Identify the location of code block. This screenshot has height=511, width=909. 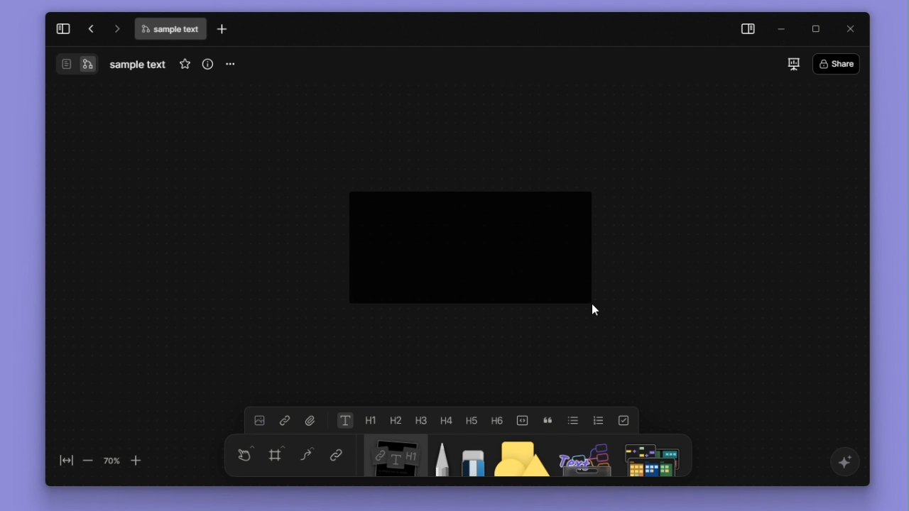
(523, 419).